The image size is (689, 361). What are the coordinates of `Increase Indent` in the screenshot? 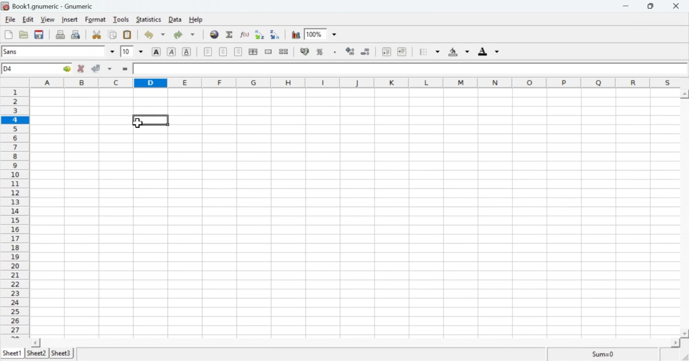 It's located at (402, 51).